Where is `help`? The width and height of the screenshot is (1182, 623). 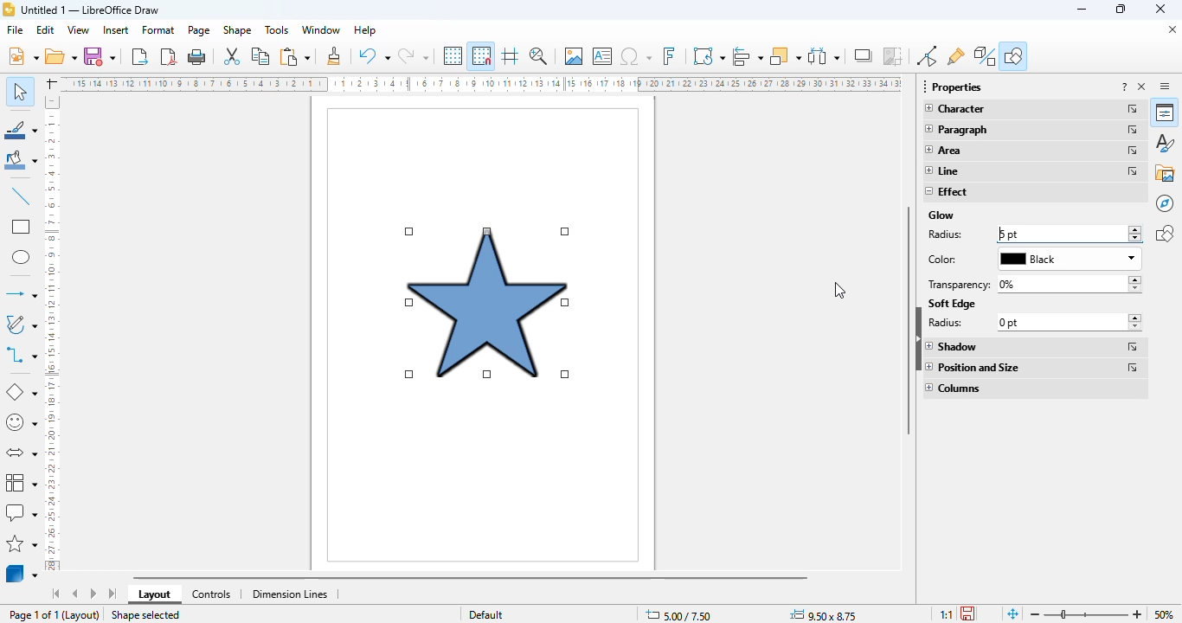
help is located at coordinates (366, 30).